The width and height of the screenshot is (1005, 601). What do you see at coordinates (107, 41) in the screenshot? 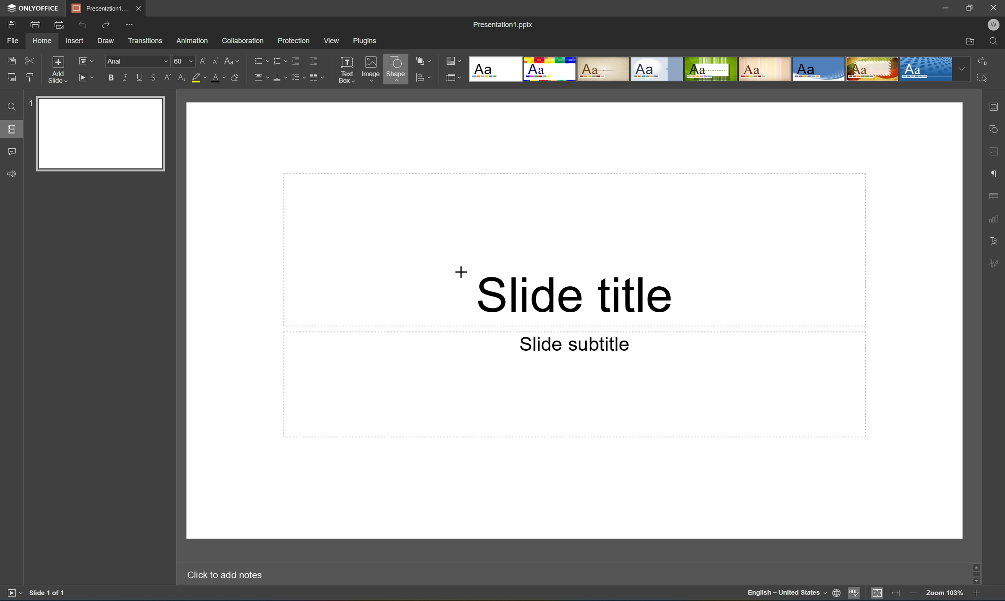
I see `Draw` at bounding box center [107, 41].